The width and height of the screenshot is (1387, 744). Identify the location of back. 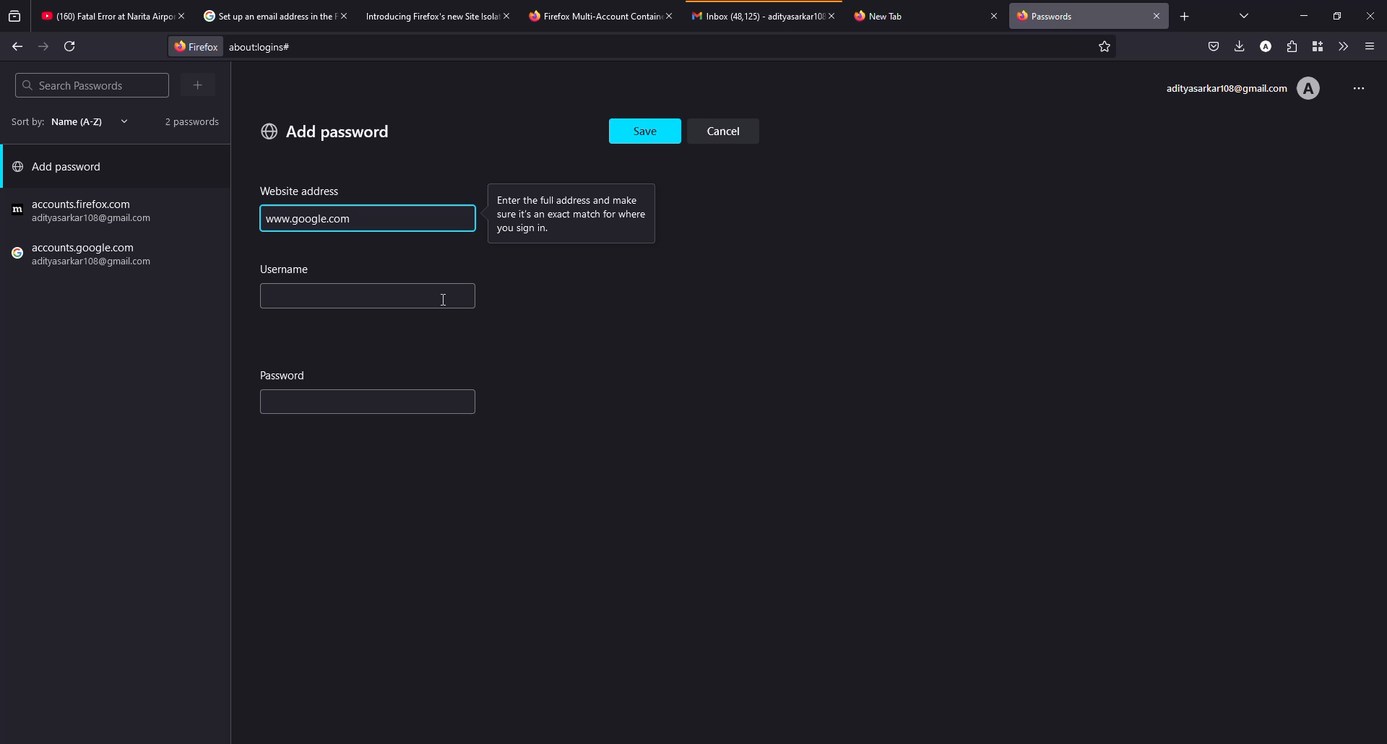
(17, 46).